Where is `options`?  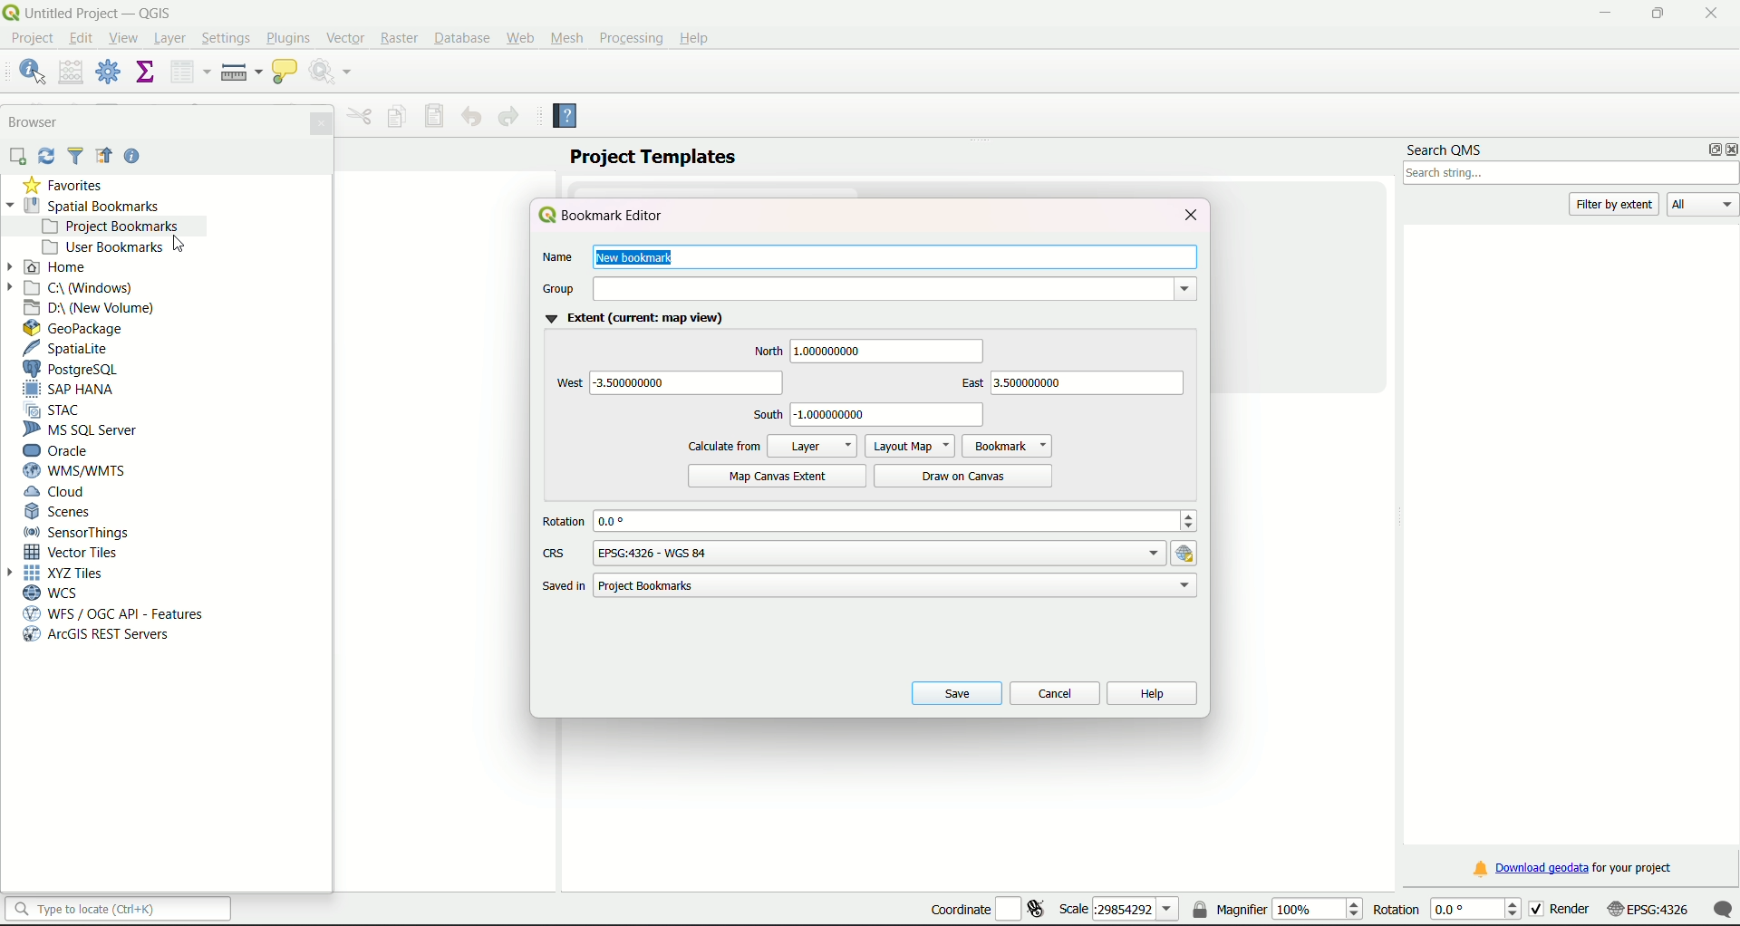
options is located at coordinates (1708, 150).